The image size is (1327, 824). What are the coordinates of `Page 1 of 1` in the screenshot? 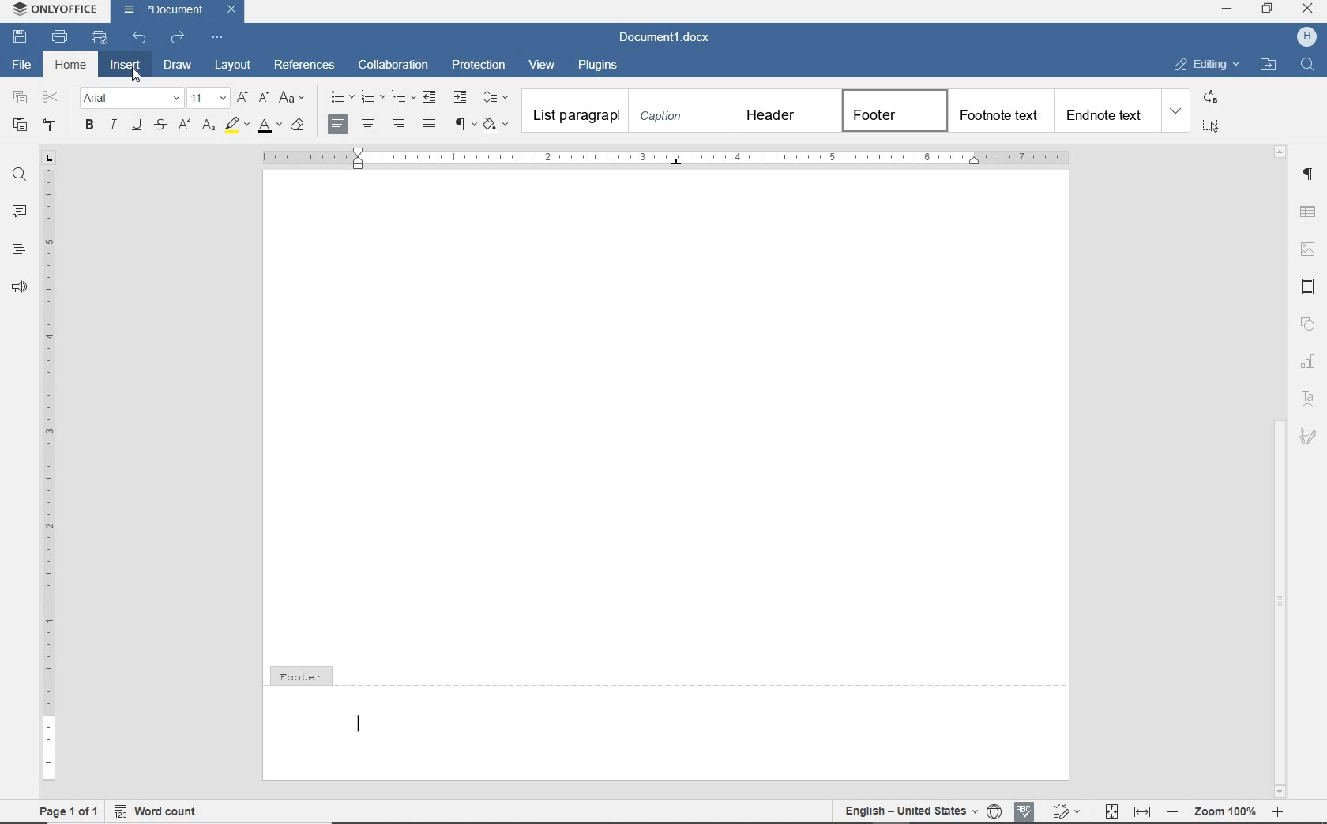 It's located at (62, 811).